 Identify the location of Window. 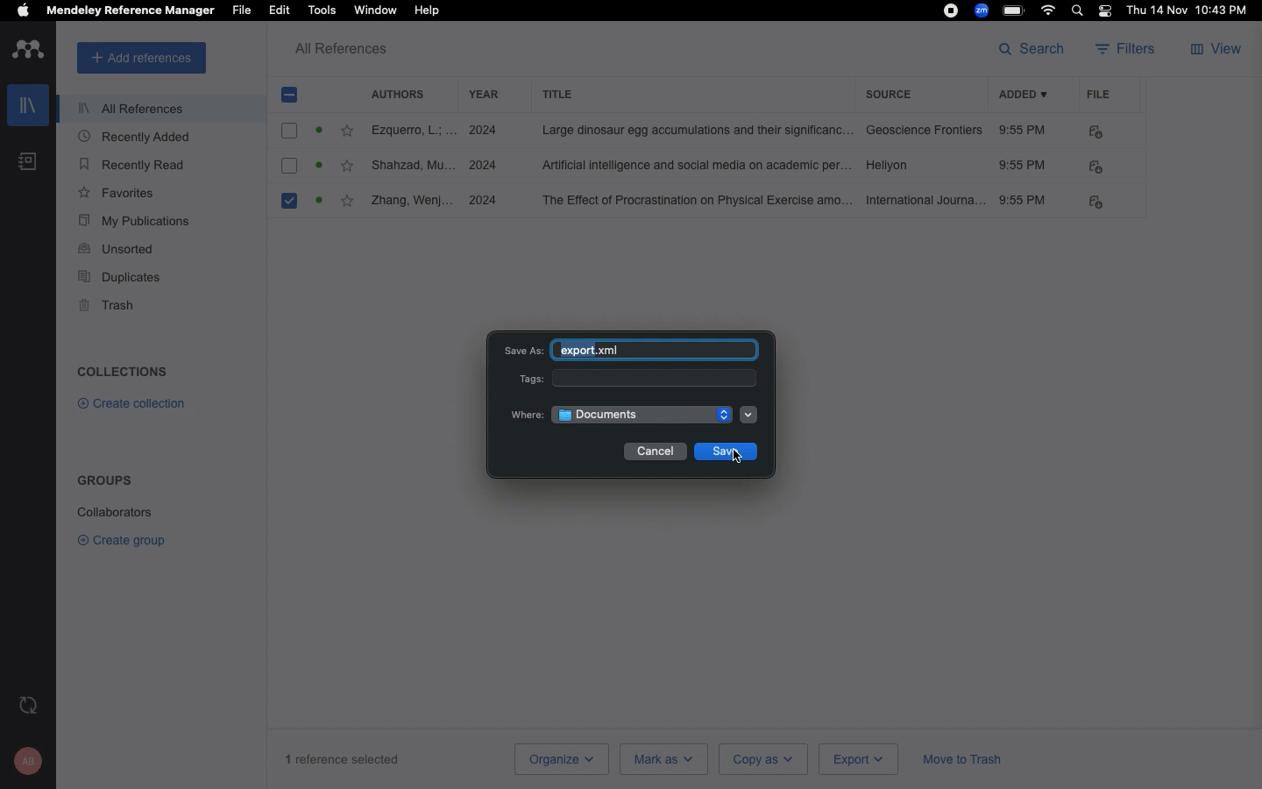
(375, 11).